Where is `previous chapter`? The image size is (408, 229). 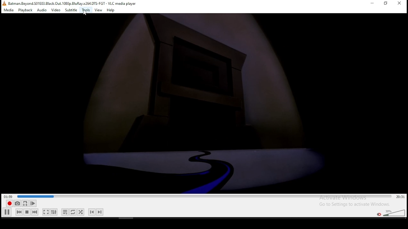 previous chapter is located at coordinates (92, 212).